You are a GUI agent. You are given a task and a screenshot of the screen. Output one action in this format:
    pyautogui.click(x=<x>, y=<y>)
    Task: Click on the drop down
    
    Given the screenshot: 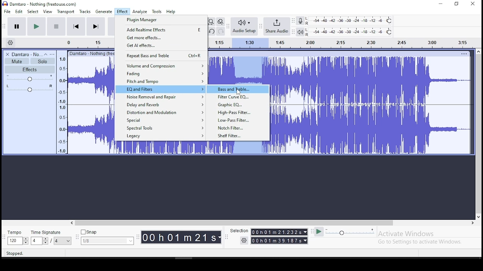 What is the action you would take?
    pyautogui.click(x=305, y=232)
    